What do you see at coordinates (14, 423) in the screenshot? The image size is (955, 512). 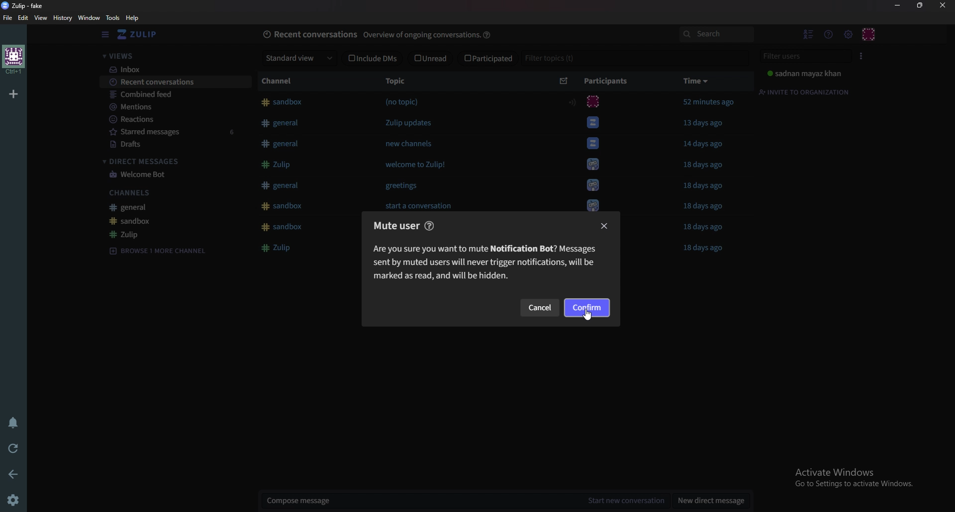 I see `Enable do not disturb` at bounding box center [14, 423].